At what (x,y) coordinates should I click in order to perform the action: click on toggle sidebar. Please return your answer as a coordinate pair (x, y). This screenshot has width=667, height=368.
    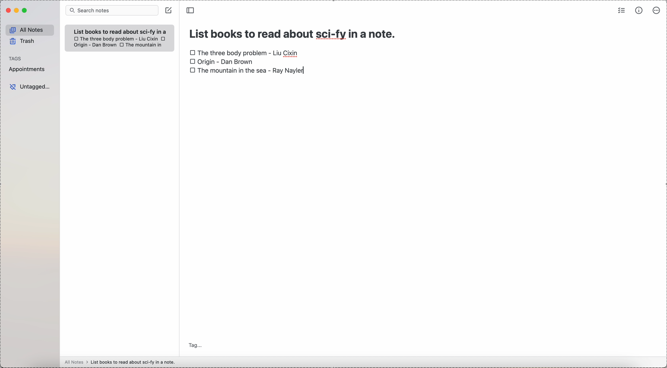
    Looking at the image, I should click on (191, 10).